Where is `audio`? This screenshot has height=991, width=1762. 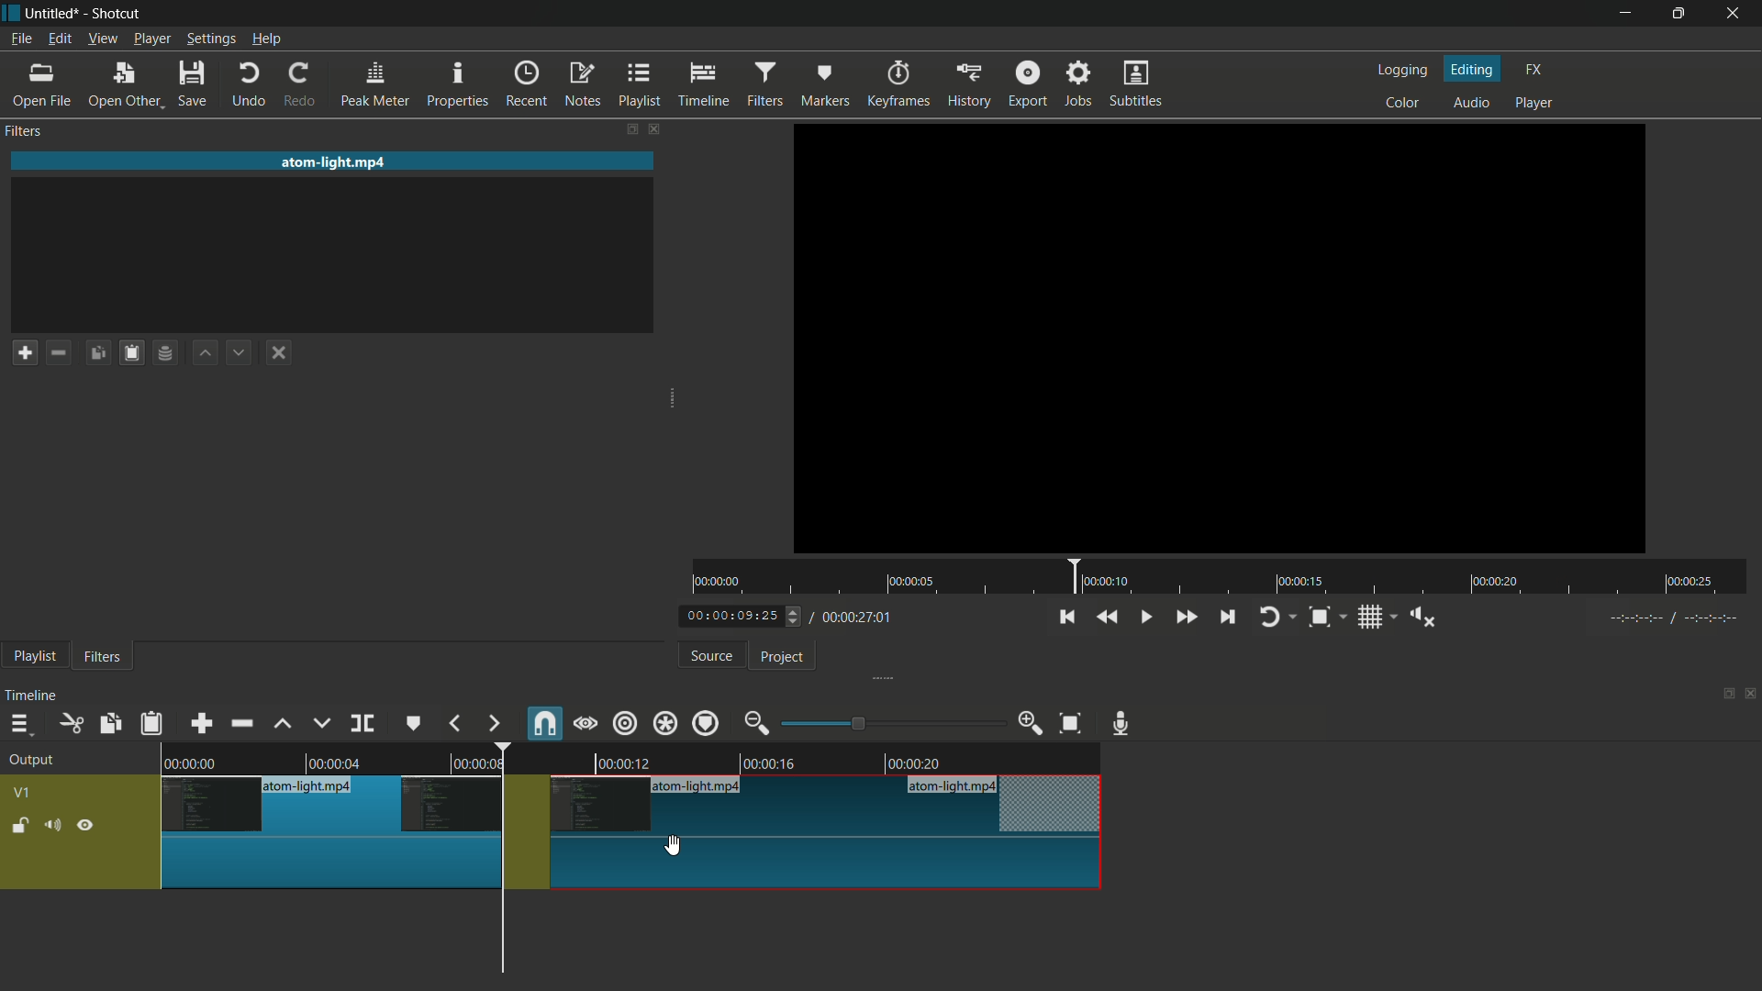
audio is located at coordinates (1473, 102).